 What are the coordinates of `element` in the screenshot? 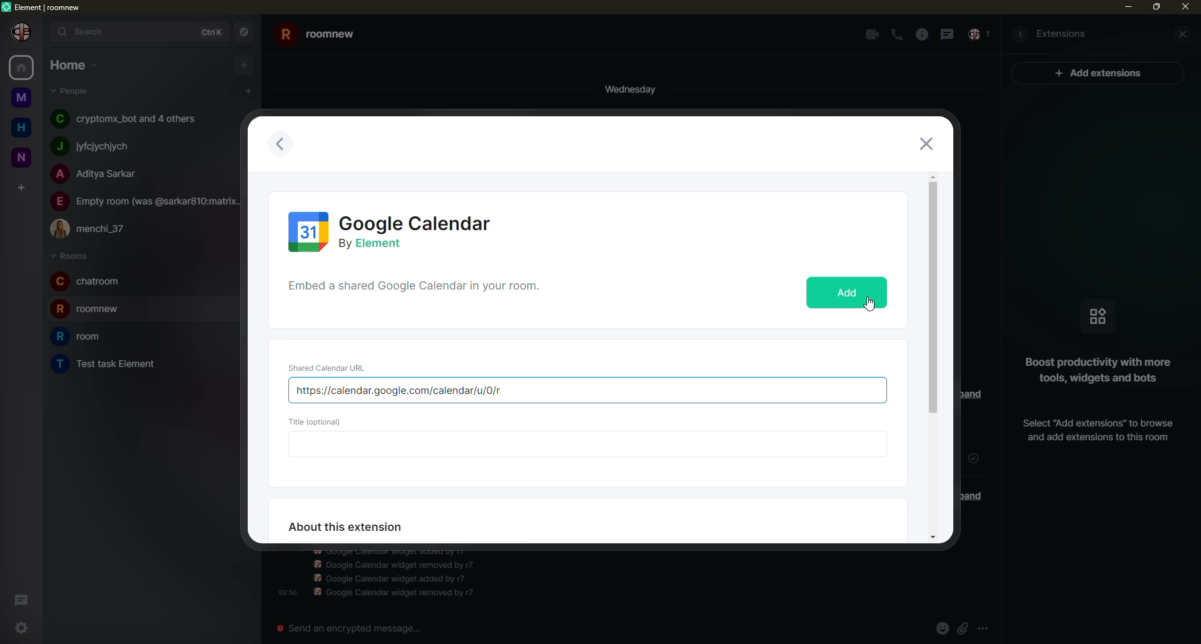 It's located at (43, 8).